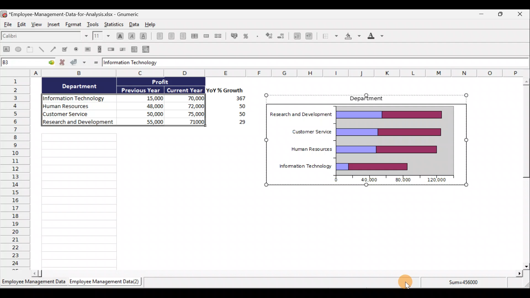 This screenshot has width=530, height=298. I want to click on Columns, so click(282, 73).